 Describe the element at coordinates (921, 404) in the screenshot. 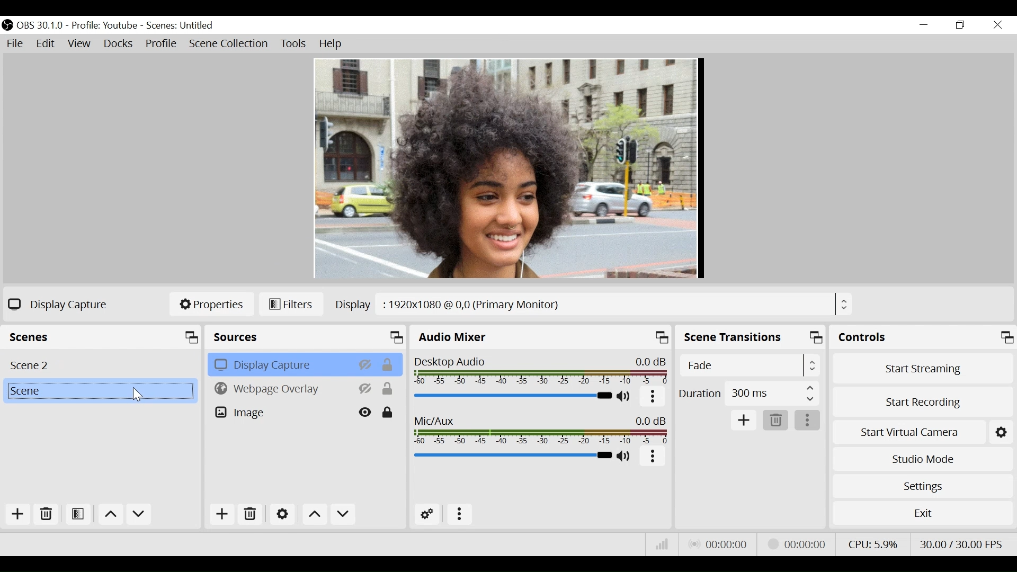

I see `Start Recording` at that location.